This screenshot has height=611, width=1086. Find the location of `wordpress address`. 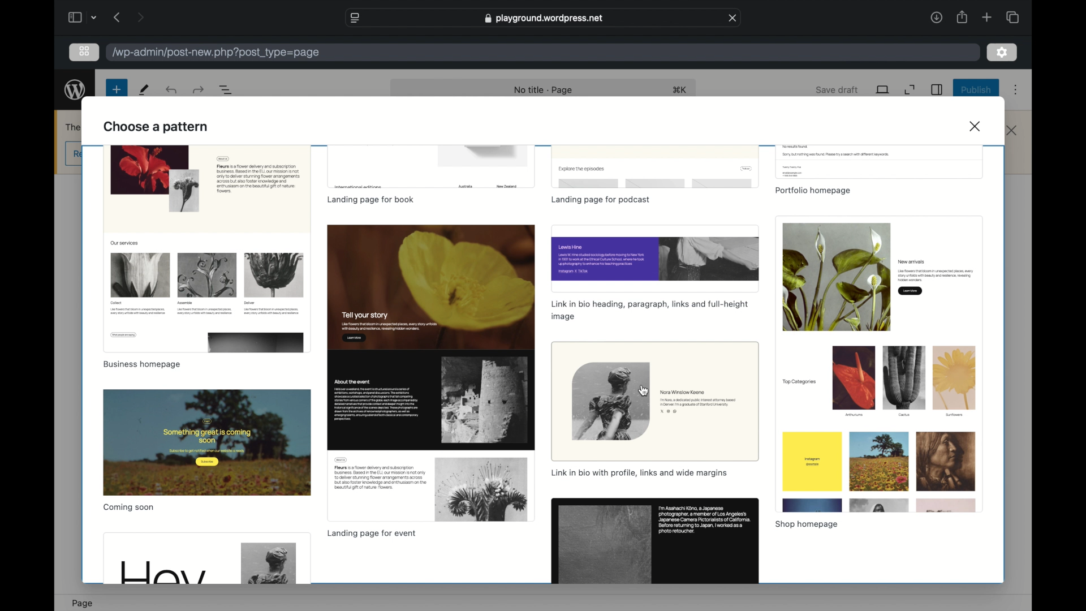

wordpress address is located at coordinates (217, 53).